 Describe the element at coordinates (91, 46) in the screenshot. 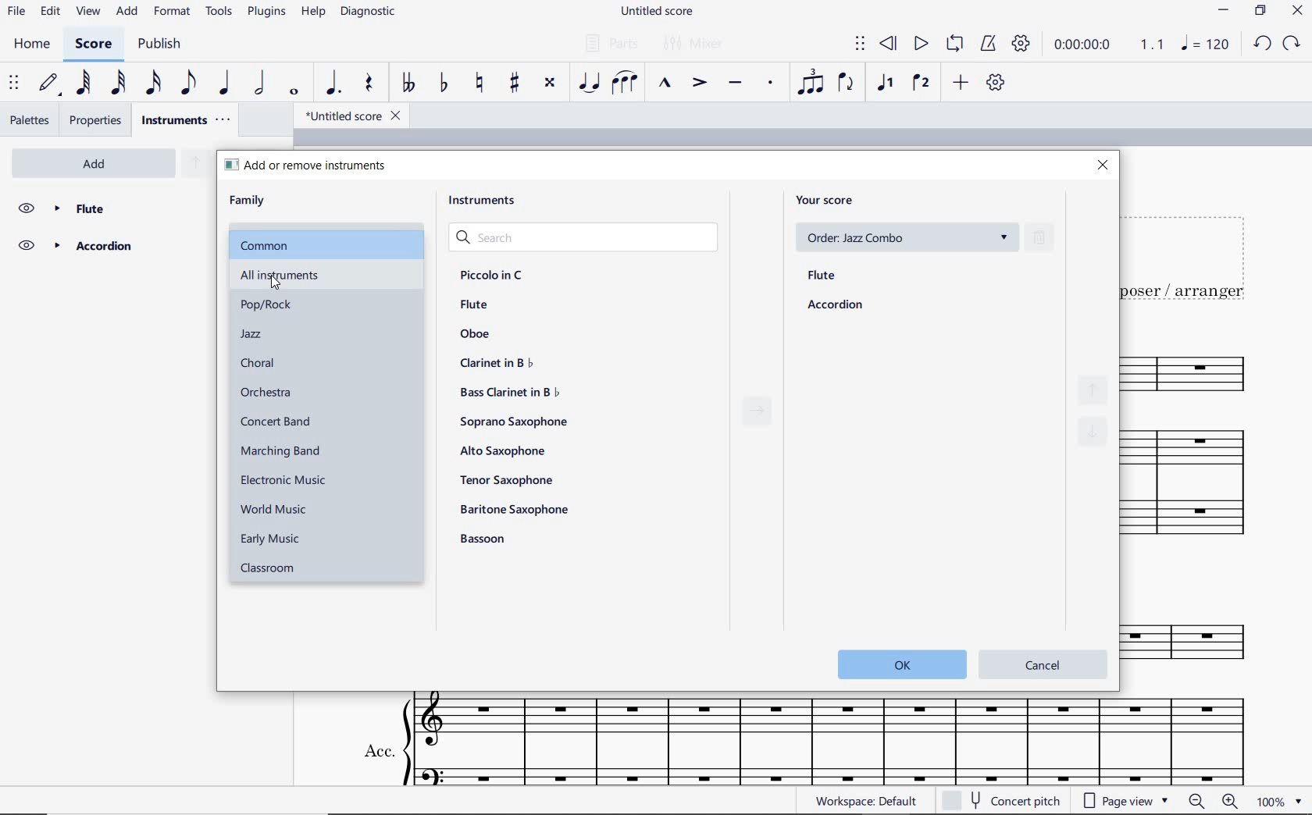

I see `SCORE` at that location.